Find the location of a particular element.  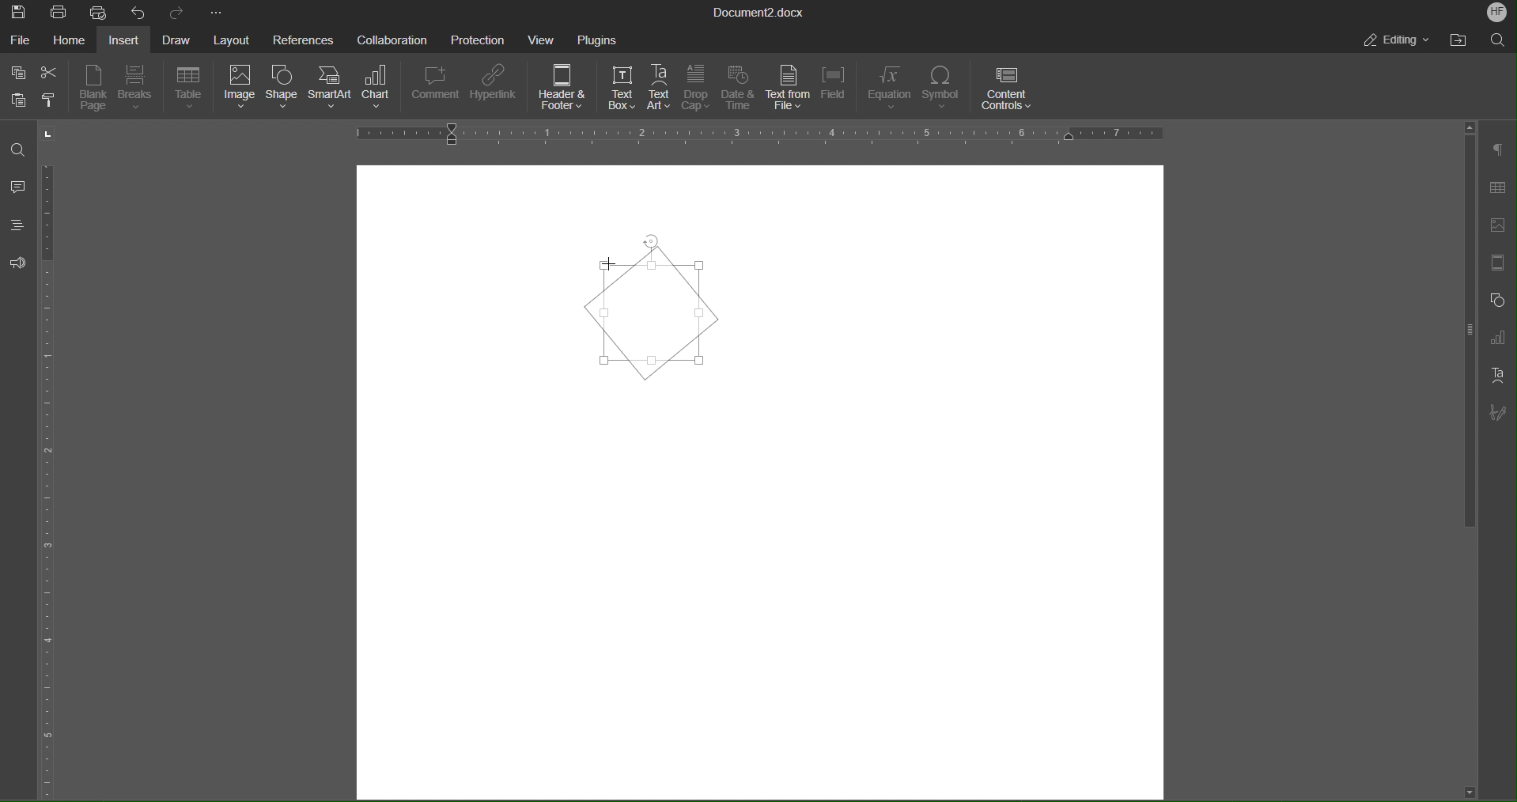

Shape Settings is located at coordinates (1495, 299).